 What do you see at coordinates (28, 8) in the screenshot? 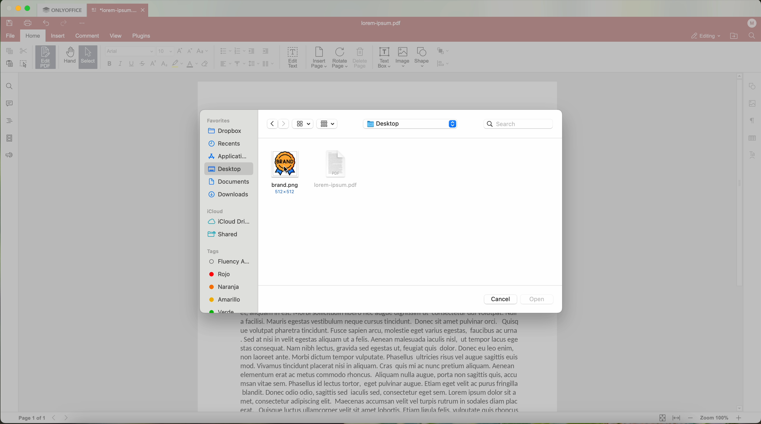
I see `maximize` at bounding box center [28, 8].